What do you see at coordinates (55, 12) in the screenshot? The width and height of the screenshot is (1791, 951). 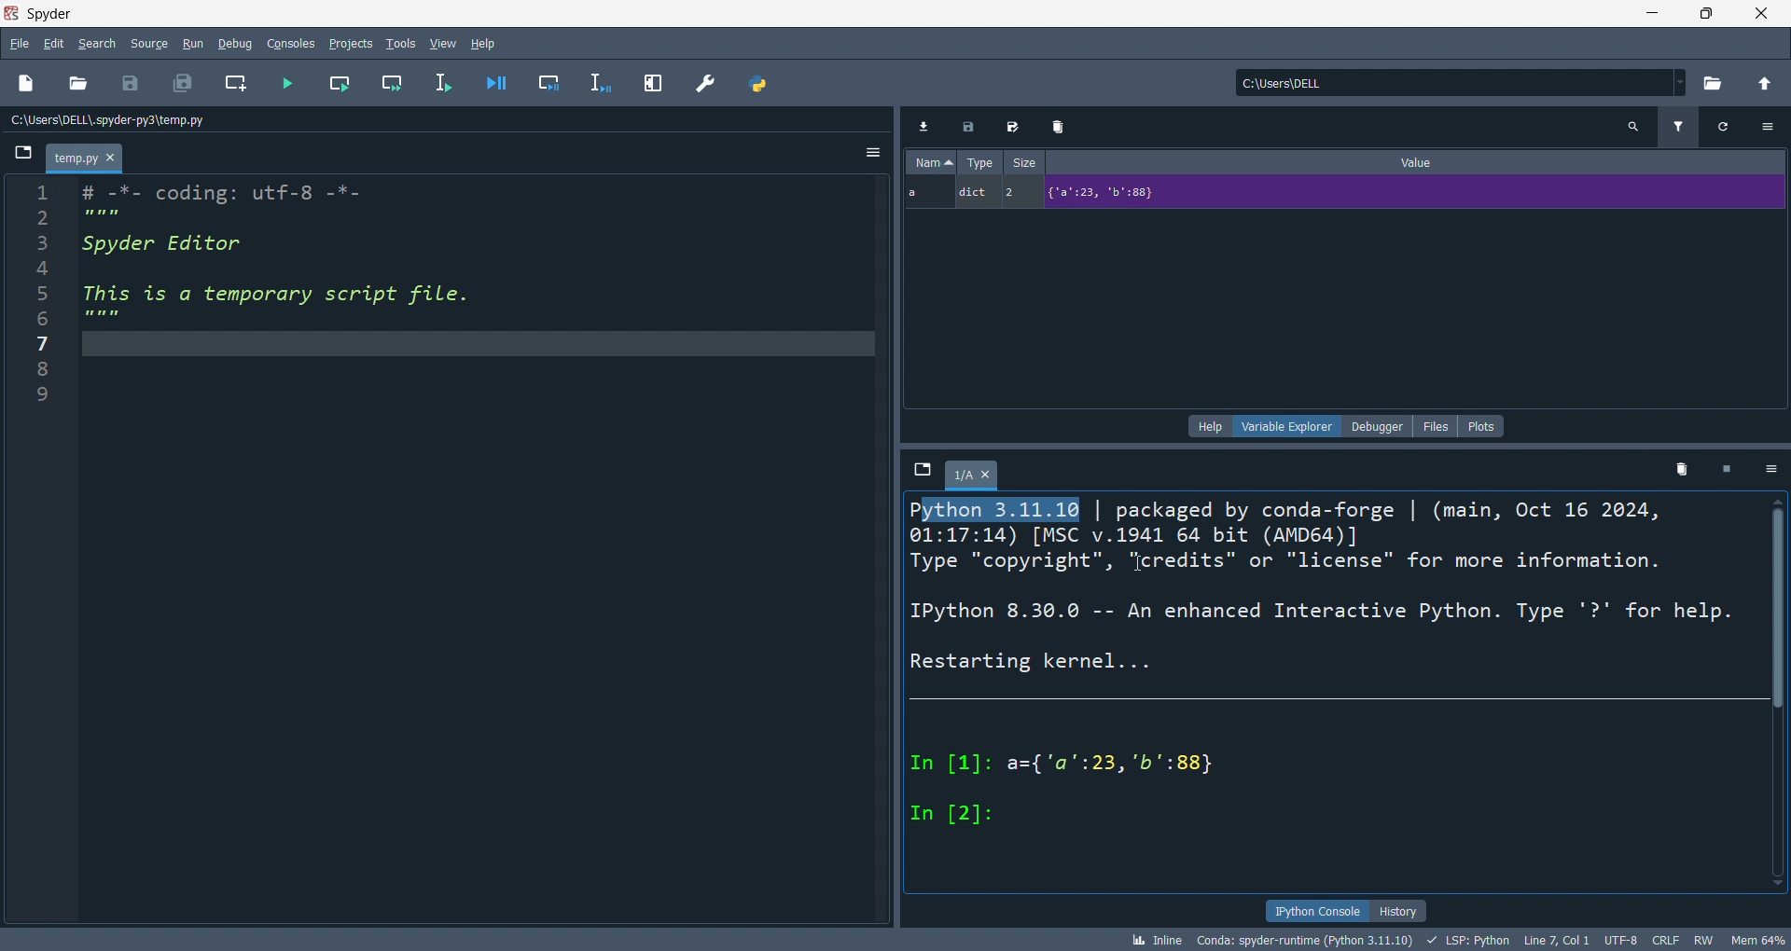 I see `spyder` at bounding box center [55, 12].